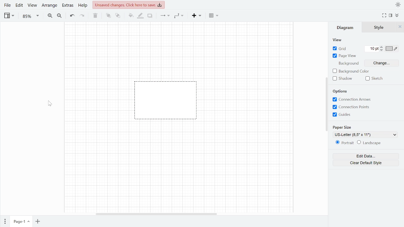  What do you see at coordinates (397, 15) in the screenshot?
I see `Collapse` at bounding box center [397, 15].